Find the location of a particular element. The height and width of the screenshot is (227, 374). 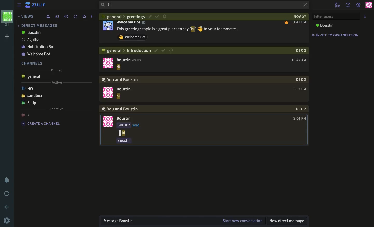

DEC2 is located at coordinates (300, 50).